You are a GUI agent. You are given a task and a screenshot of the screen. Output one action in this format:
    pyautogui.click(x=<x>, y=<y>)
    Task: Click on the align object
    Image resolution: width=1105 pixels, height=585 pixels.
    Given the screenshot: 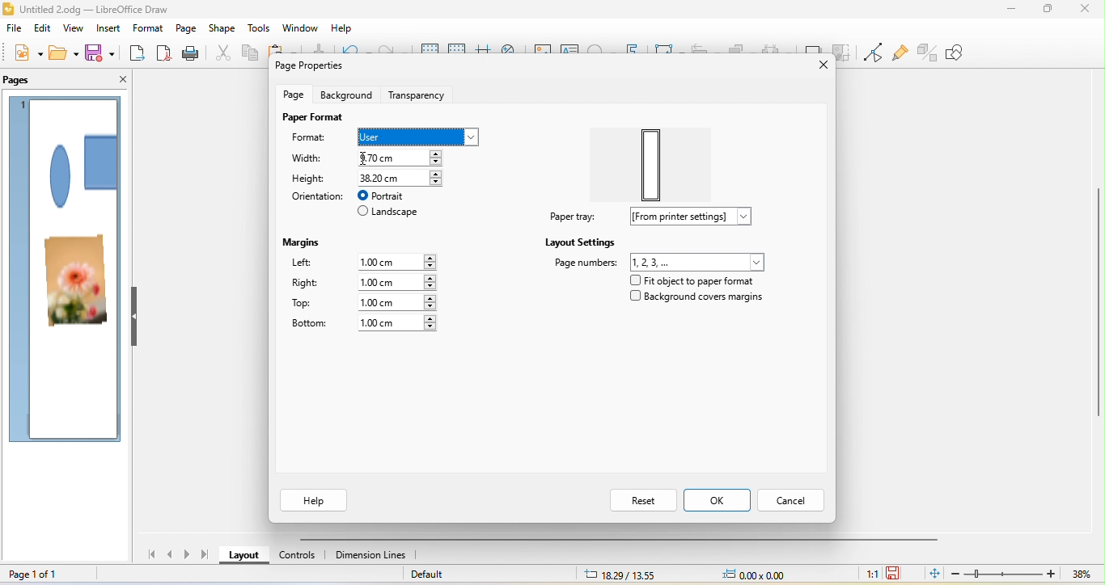 What is the action you would take?
    pyautogui.click(x=705, y=51)
    